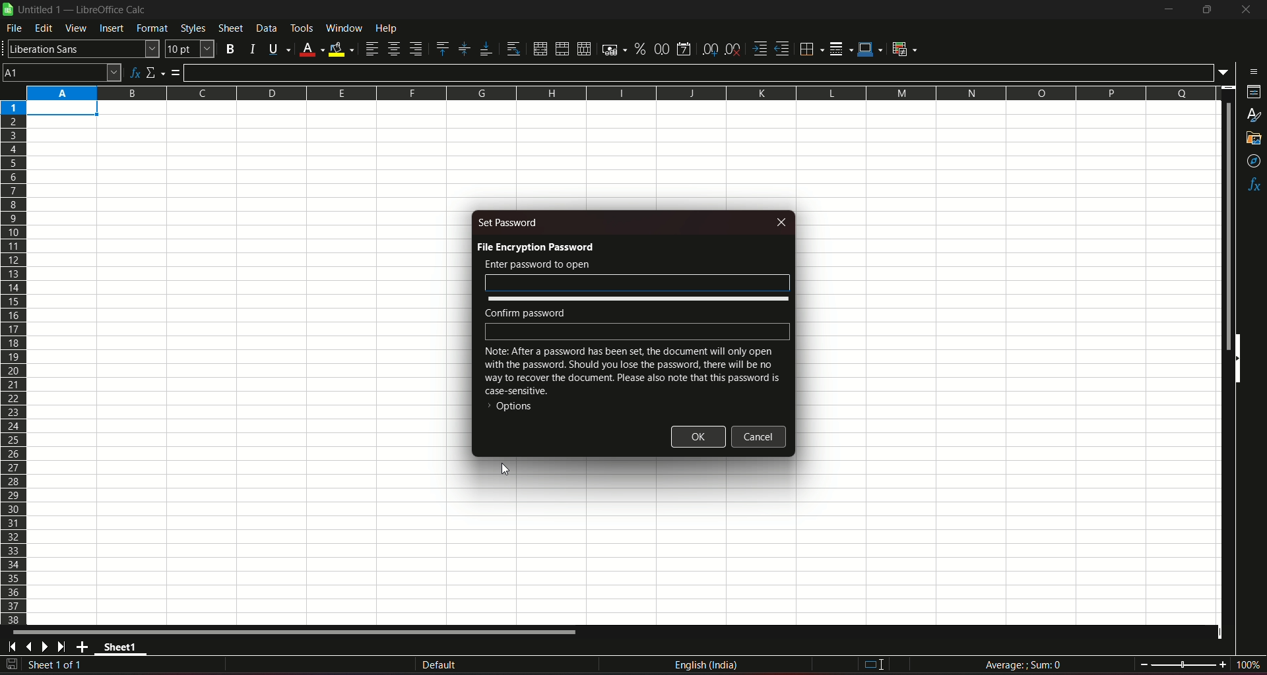  What do you see at coordinates (562, 47) in the screenshot?
I see `merge cells` at bounding box center [562, 47].